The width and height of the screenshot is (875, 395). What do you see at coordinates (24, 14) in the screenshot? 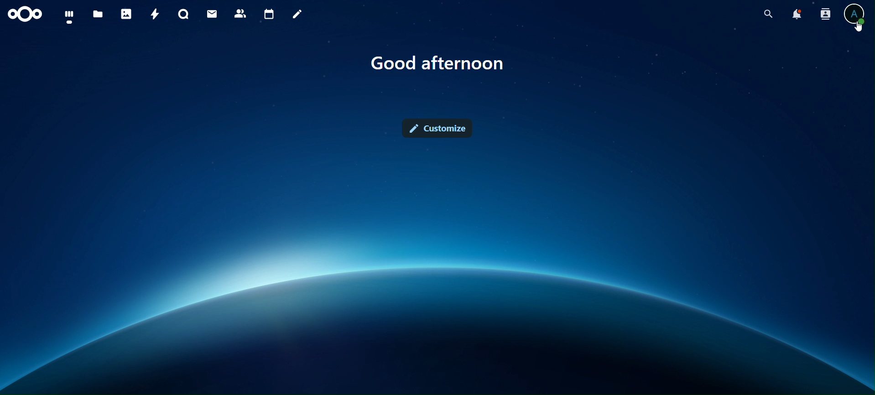
I see `icon` at bounding box center [24, 14].